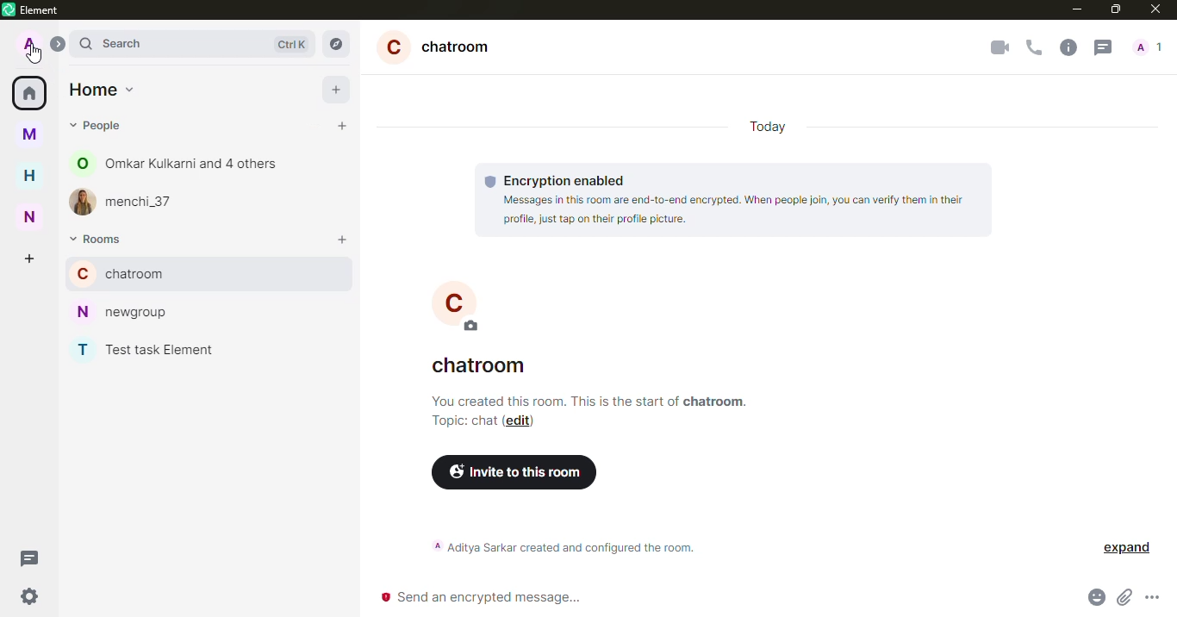 The height and width of the screenshot is (617, 1177). Describe the element at coordinates (564, 548) in the screenshot. I see `aditya sarkar created and configured the room` at that location.